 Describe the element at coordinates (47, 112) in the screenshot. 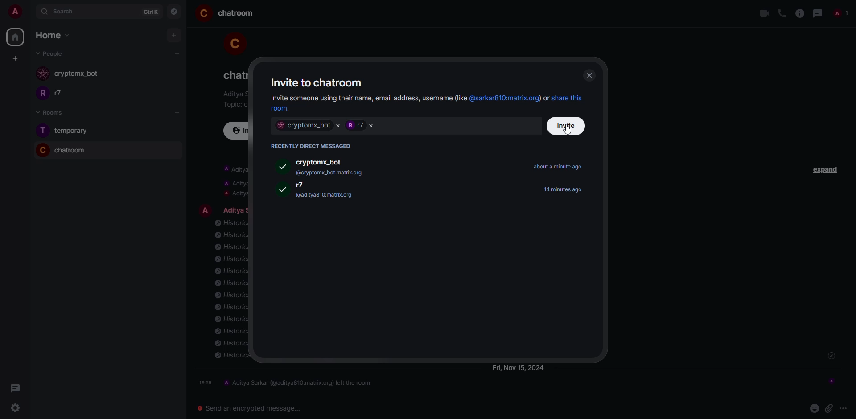

I see `rooms` at that location.